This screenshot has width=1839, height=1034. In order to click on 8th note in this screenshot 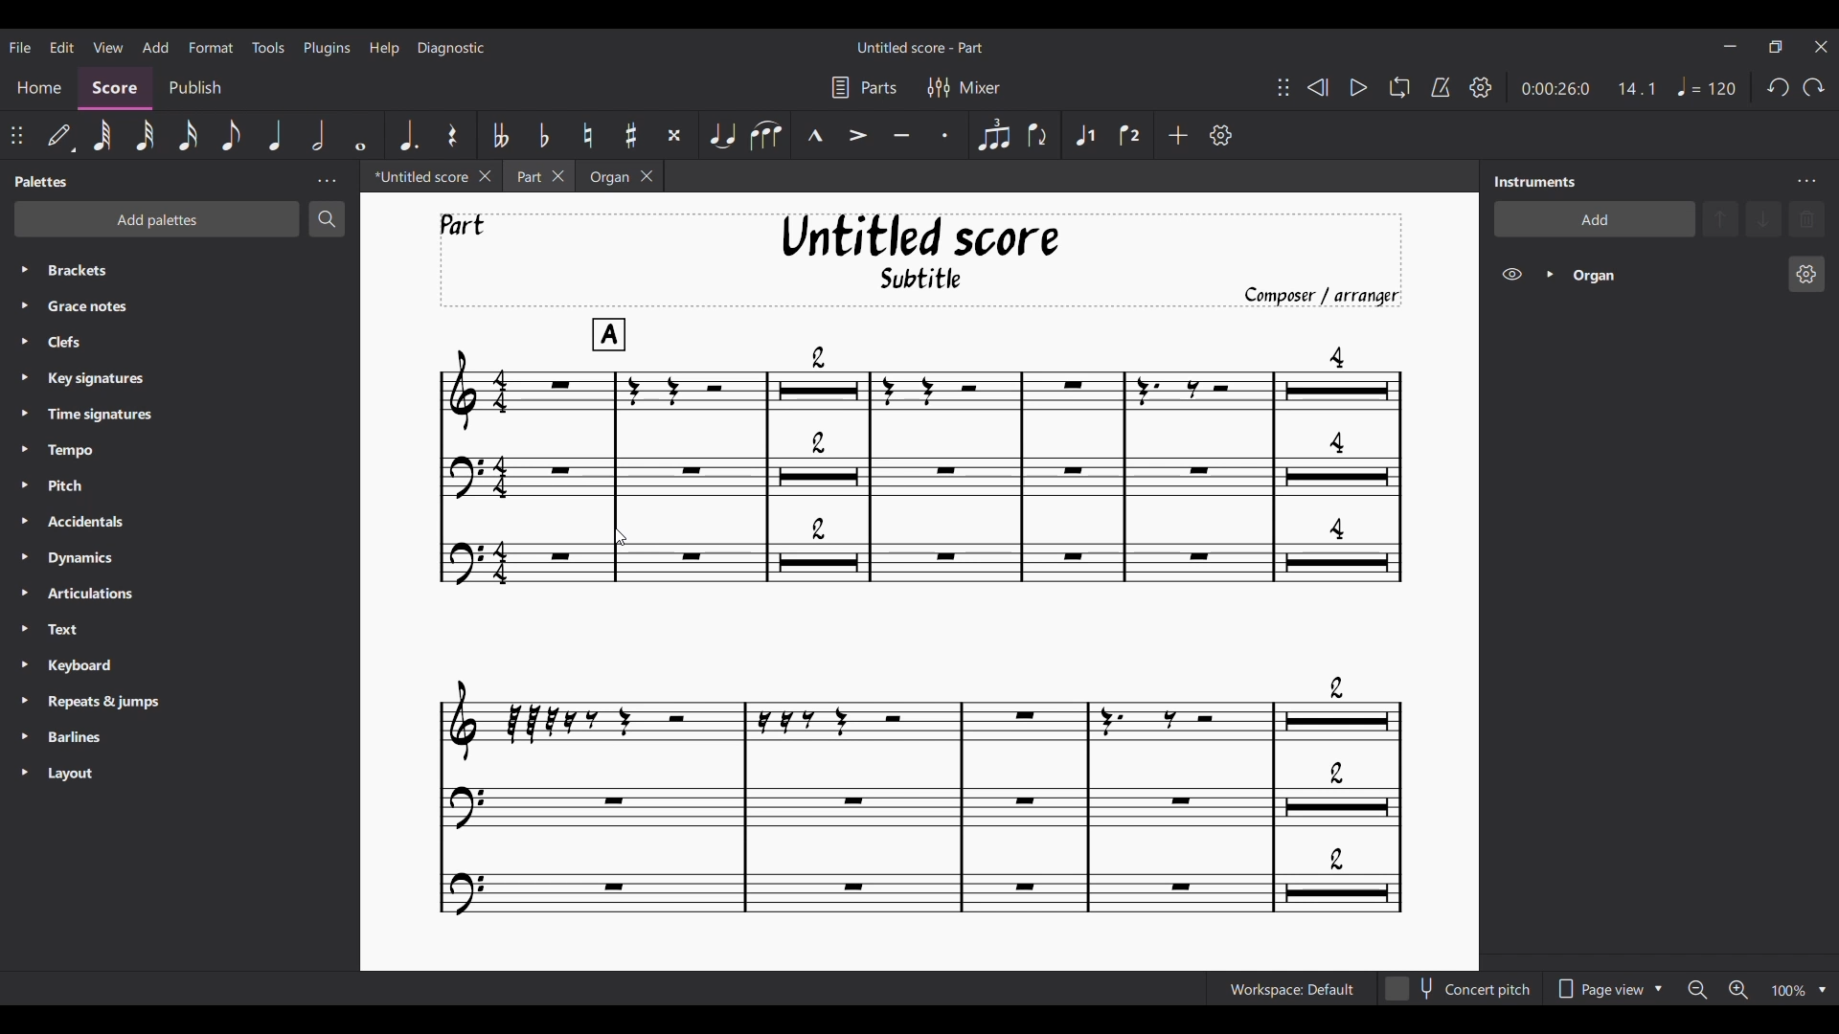, I will do `click(229, 135)`.